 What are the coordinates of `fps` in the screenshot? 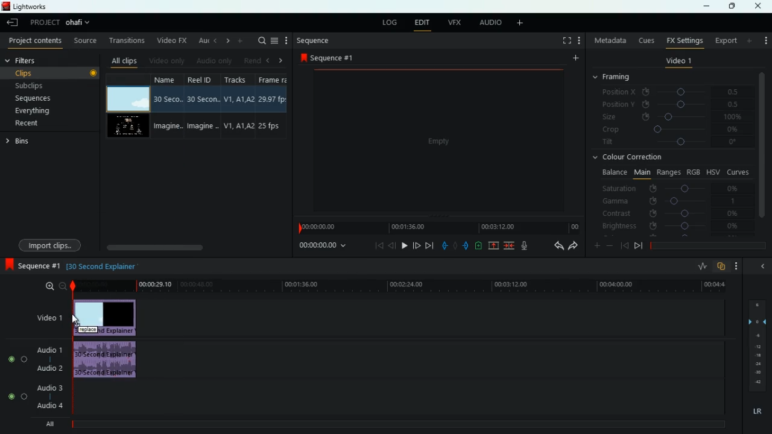 It's located at (271, 106).